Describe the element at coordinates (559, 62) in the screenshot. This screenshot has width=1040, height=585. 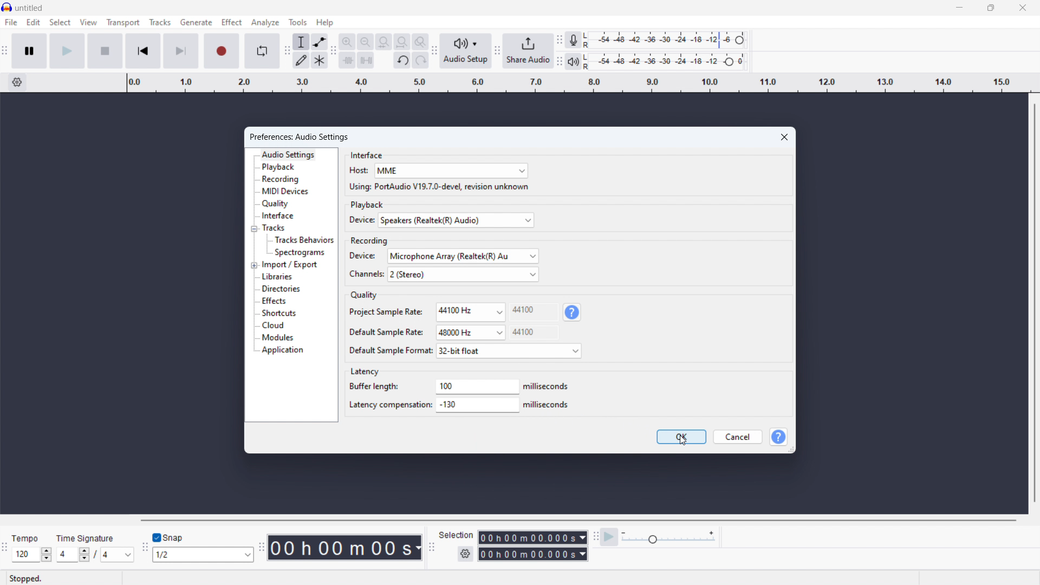
I see `playback meter toolbar` at that location.